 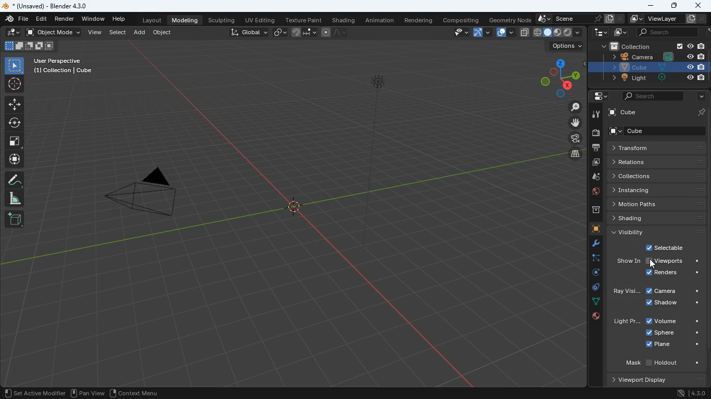 What do you see at coordinates (596, 163) in the screenshot?
I see `image` at bounding box center [596, 163].